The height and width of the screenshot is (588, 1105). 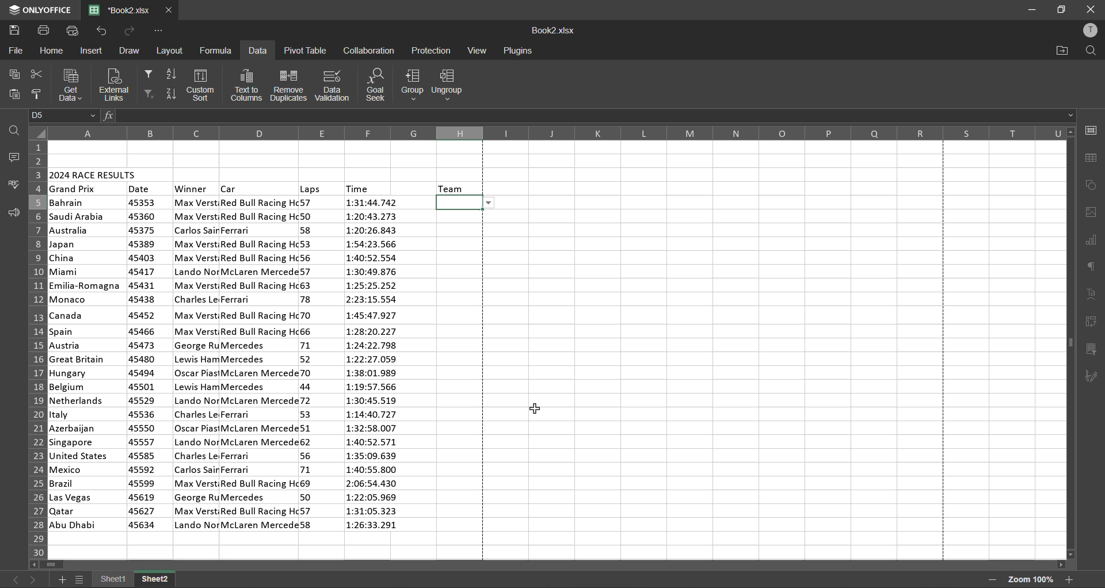 What do you see at coordinates (1063, 9) in the screenshot?
I see `maximize` at bounding box center [1063, 9].